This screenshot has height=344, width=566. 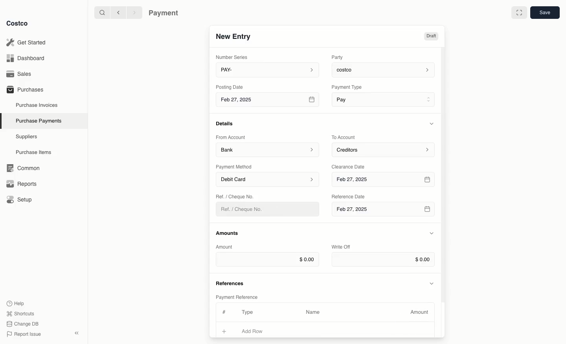 I want to click on Posting Date, so click(x=230, y=86).